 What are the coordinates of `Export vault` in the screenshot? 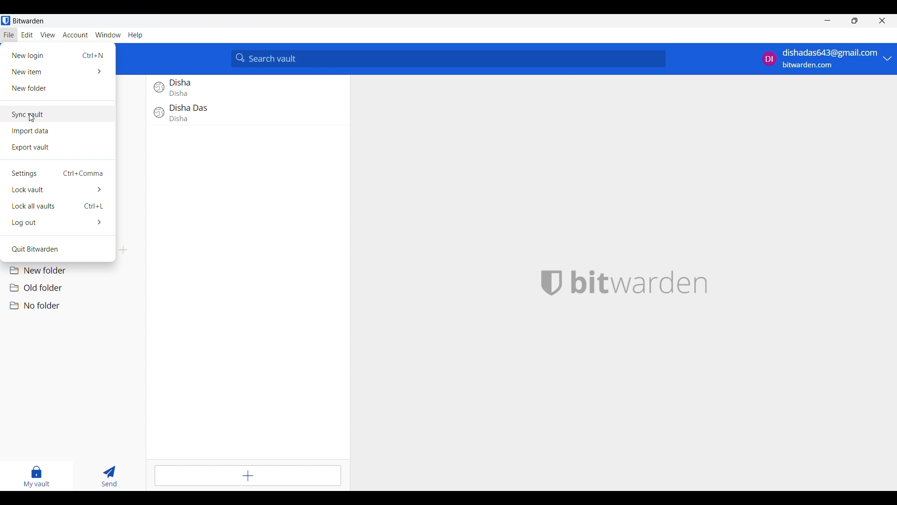 It's located at (58, 148).